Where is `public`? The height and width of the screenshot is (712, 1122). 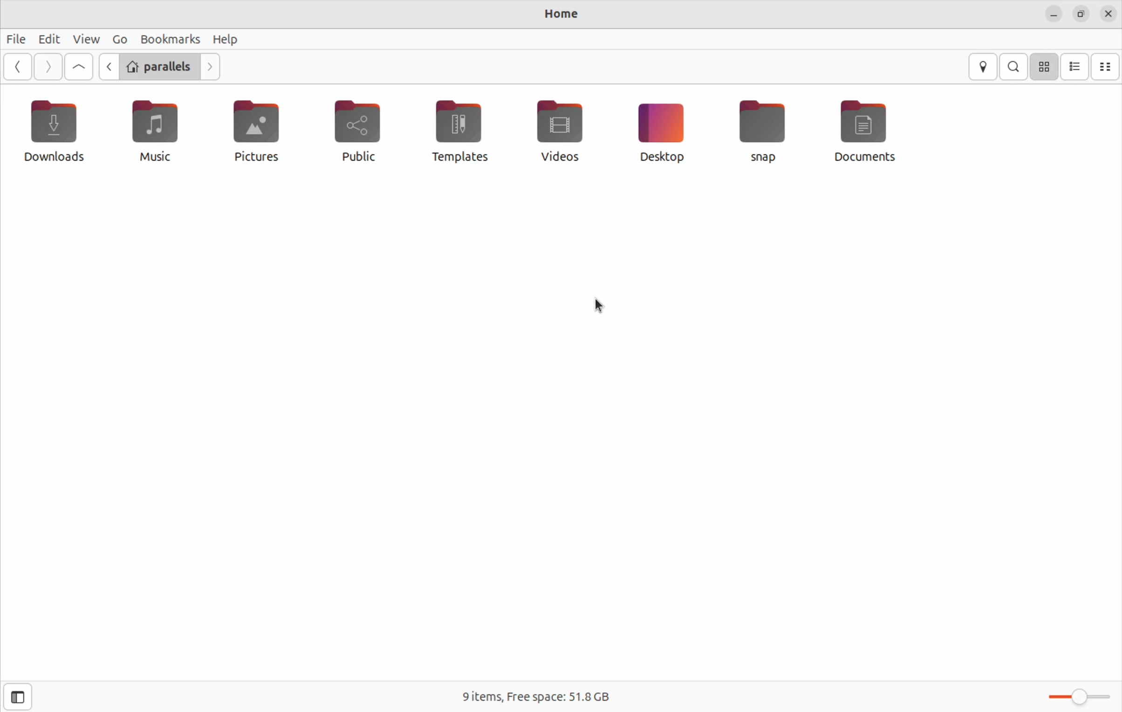
public is located at coordinates (363, 131).